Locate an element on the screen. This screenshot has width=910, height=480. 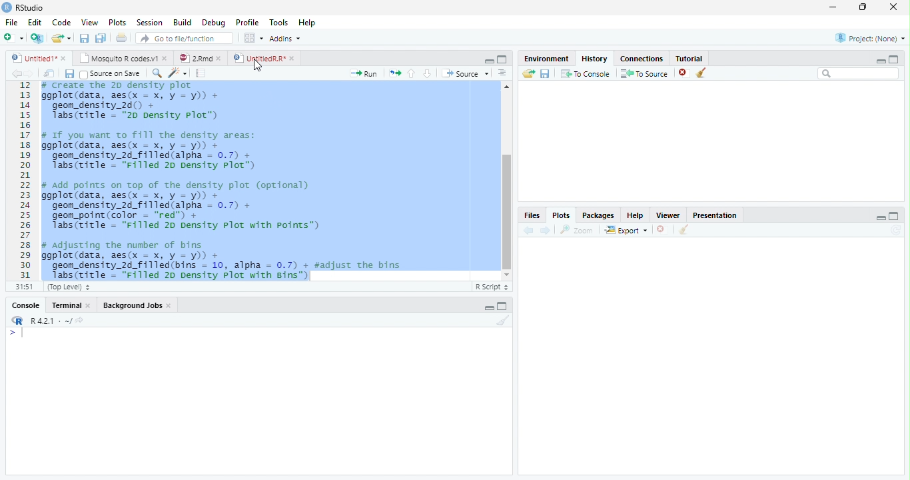
' RStudio is located at coordinates (23, 8).